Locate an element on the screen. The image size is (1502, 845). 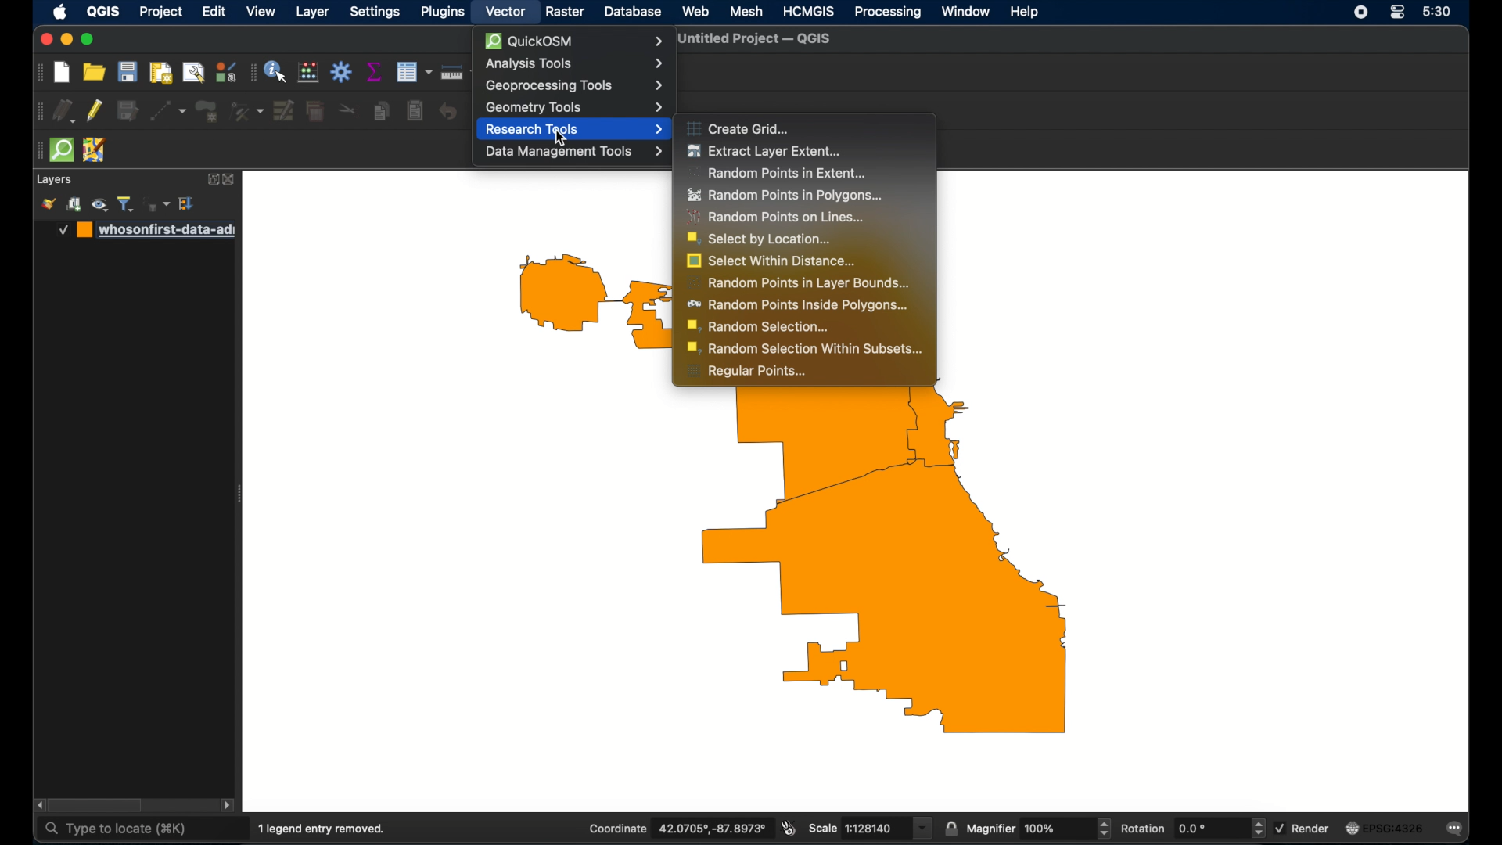
database is located at coordinates (633, 11).